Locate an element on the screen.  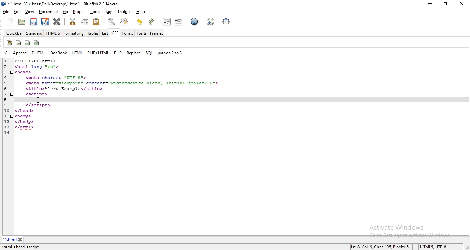
sql is located at coordinates (149, 53).